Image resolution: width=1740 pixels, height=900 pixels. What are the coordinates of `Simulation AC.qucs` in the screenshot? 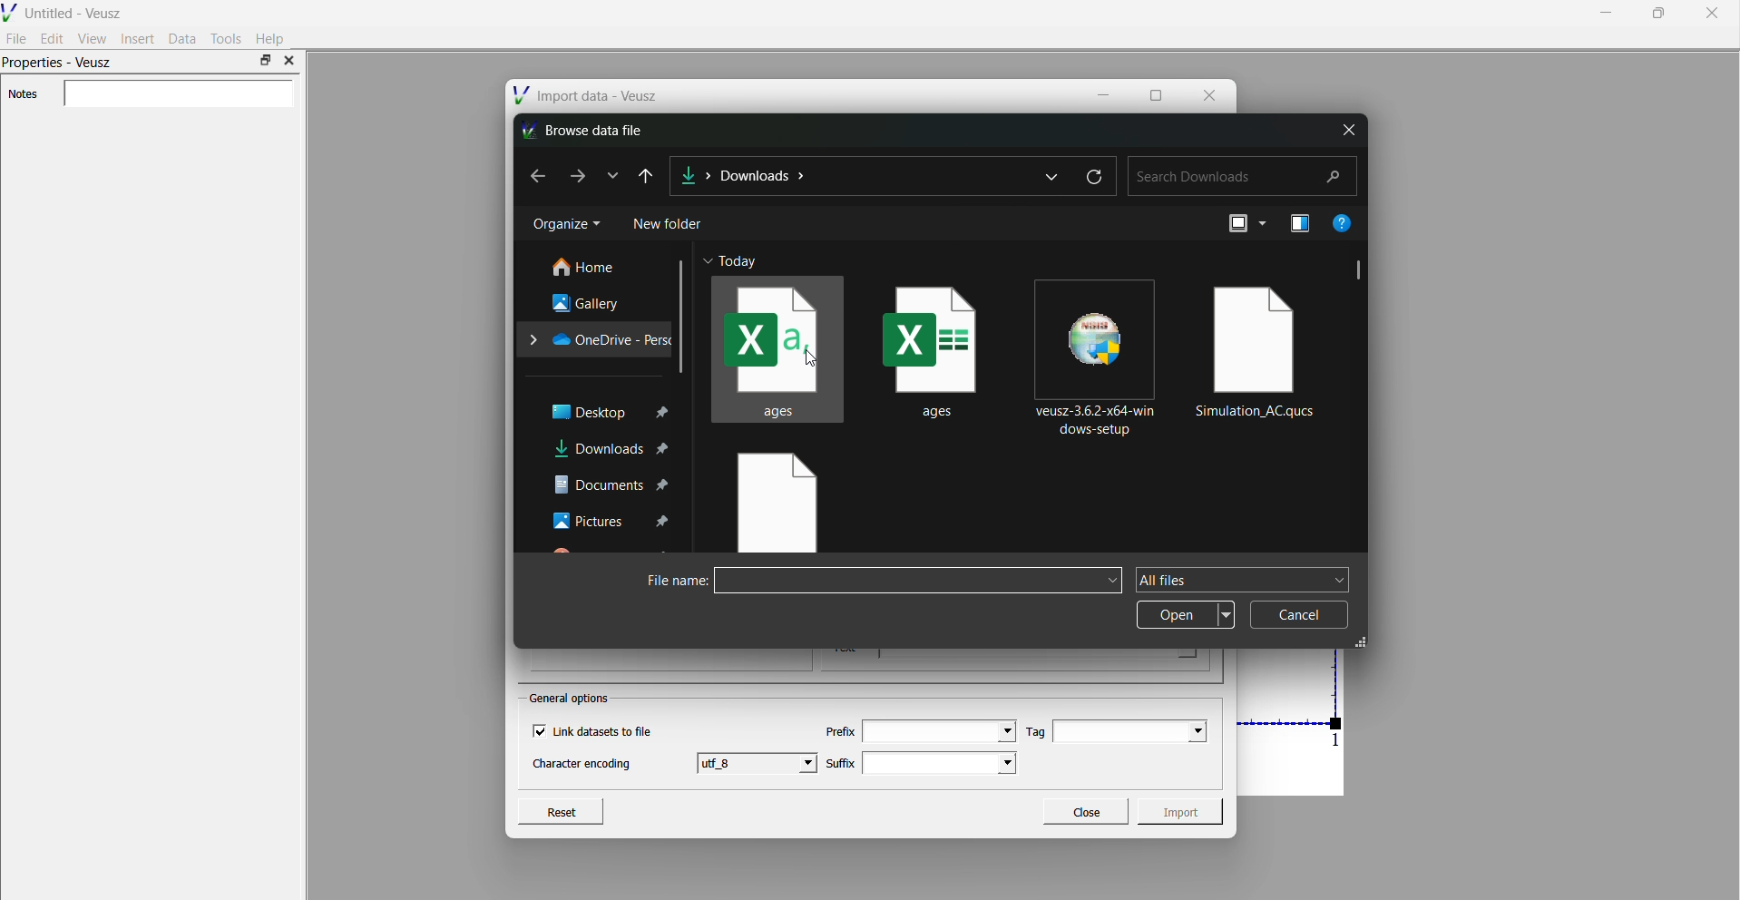 It's located at (1259, 348).